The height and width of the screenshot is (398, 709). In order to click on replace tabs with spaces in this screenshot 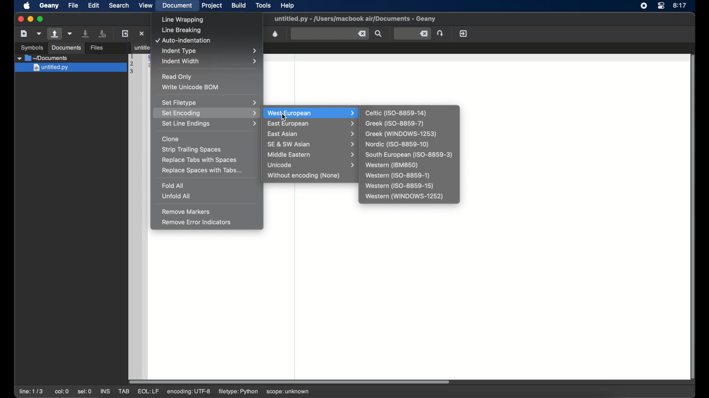, I will do `click(200, 160)`.